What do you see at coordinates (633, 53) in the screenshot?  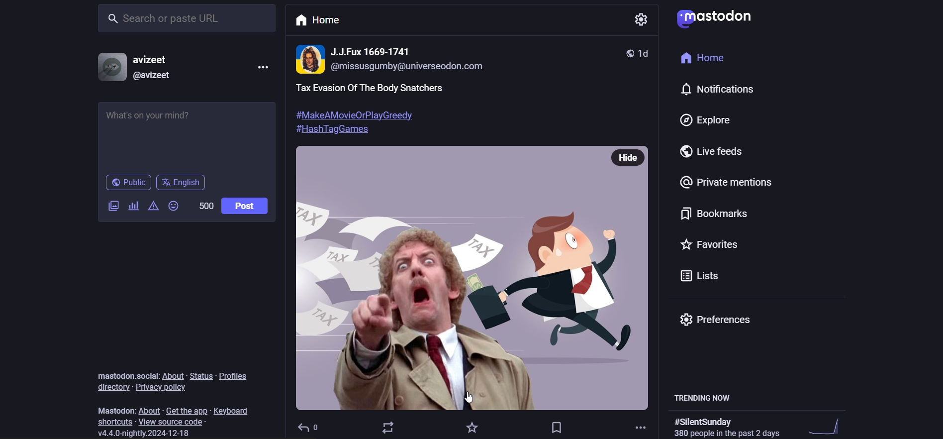 I see `1d` at bounding box center [633, 53].